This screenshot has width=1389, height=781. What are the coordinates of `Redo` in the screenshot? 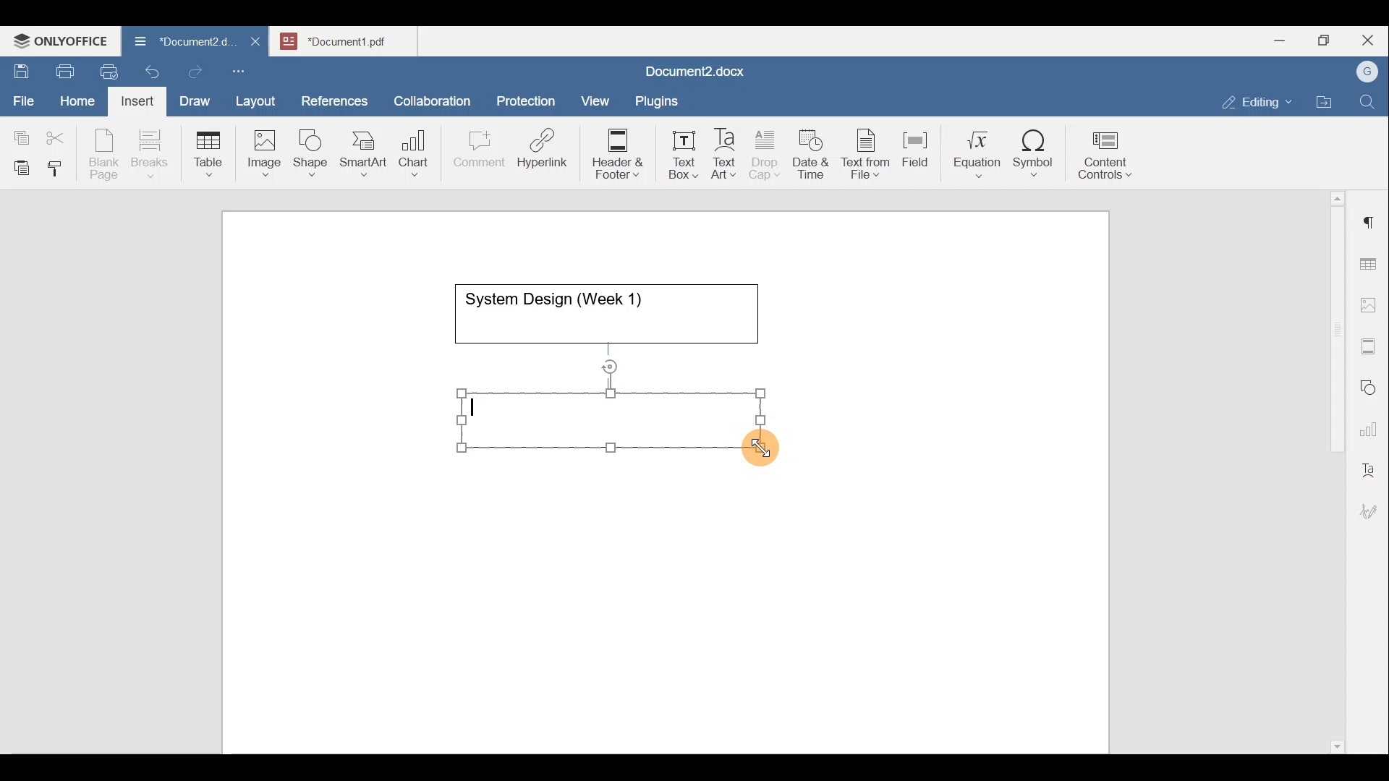 It's located at (195, 72).